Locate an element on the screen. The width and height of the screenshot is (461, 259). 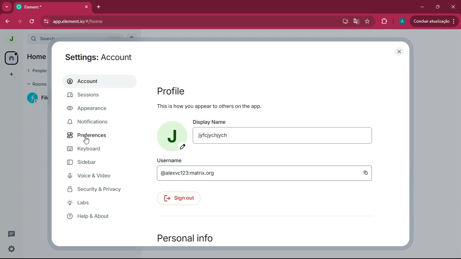
keyboard is located at coordinates (88, 149).